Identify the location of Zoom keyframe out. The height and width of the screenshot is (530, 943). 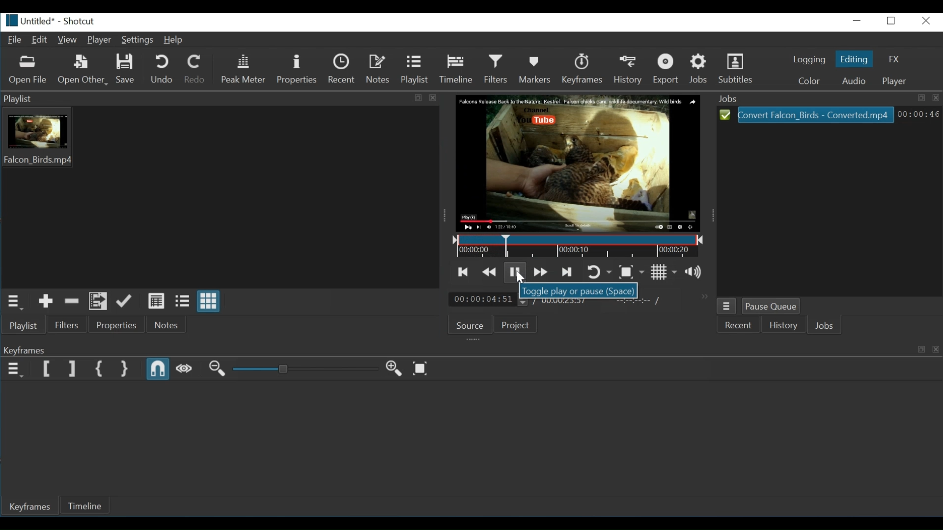
(219, 370).